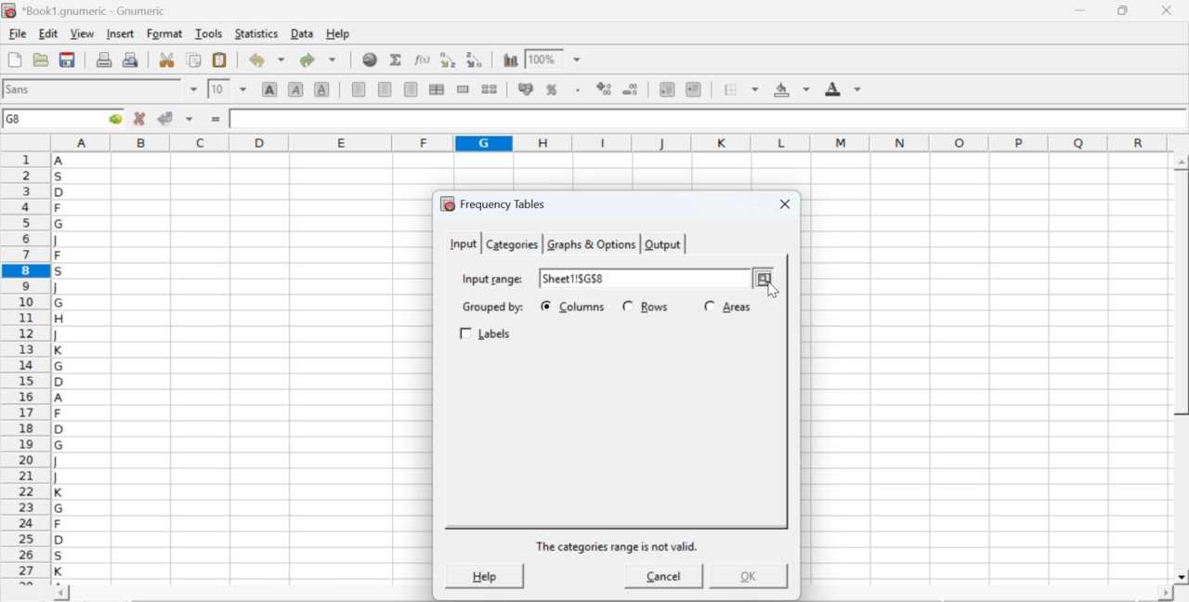 The width and height of the screenshot is (1189, 602). What do you see at coordinates (576, 90) in the screenshot?
I see `Set the format of the selected cells to include a thousands separator` at bounding box center [576, 90].